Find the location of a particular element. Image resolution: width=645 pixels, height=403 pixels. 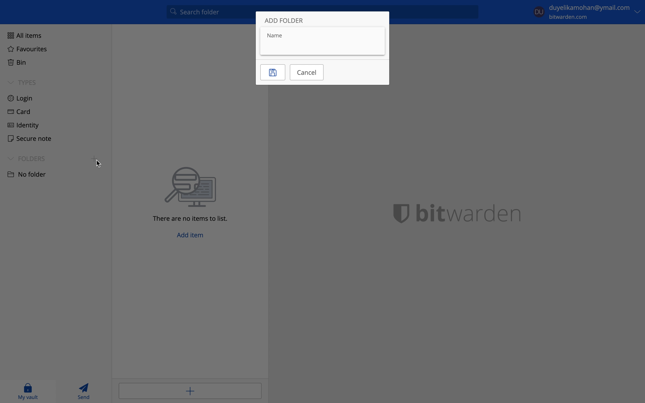

all items is located at coordinates (23, 35).